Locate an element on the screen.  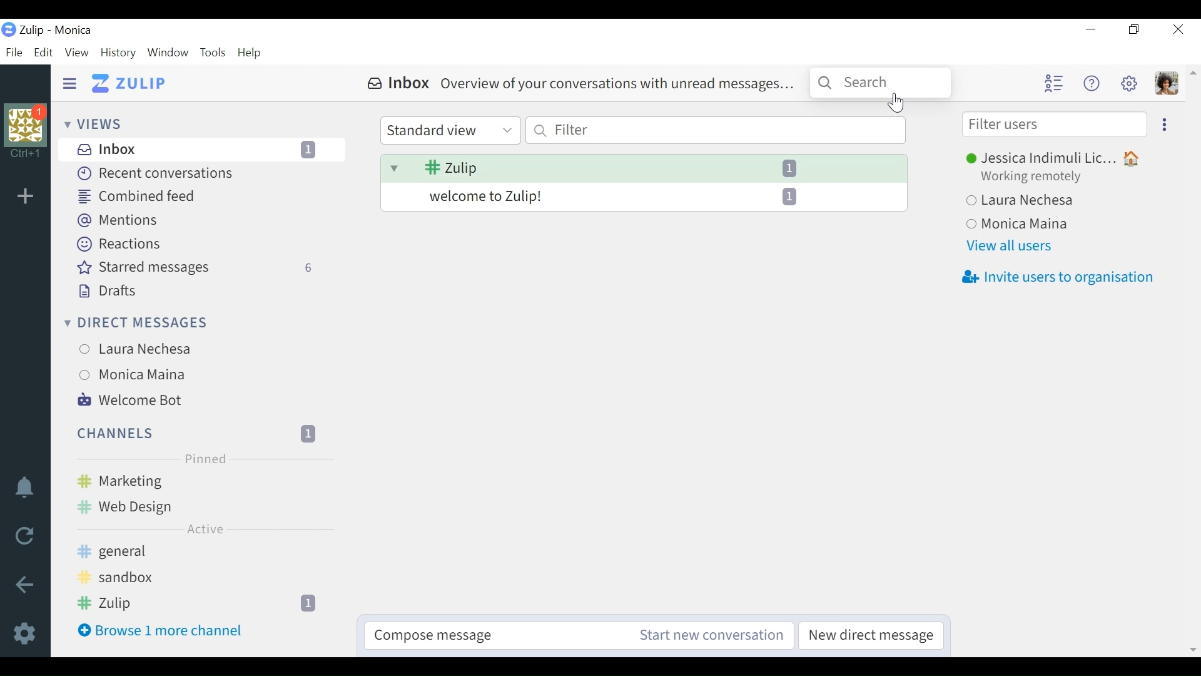
Direct messages is located at coordinates (134, 324).